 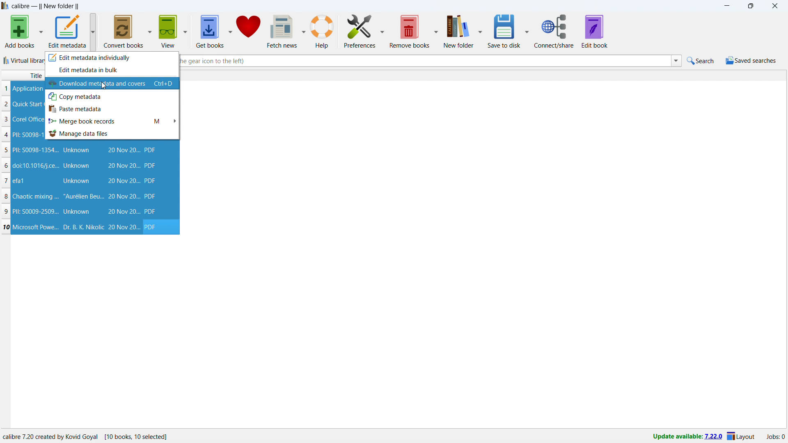 I want to click on cursor, so click(x=105, y=87).